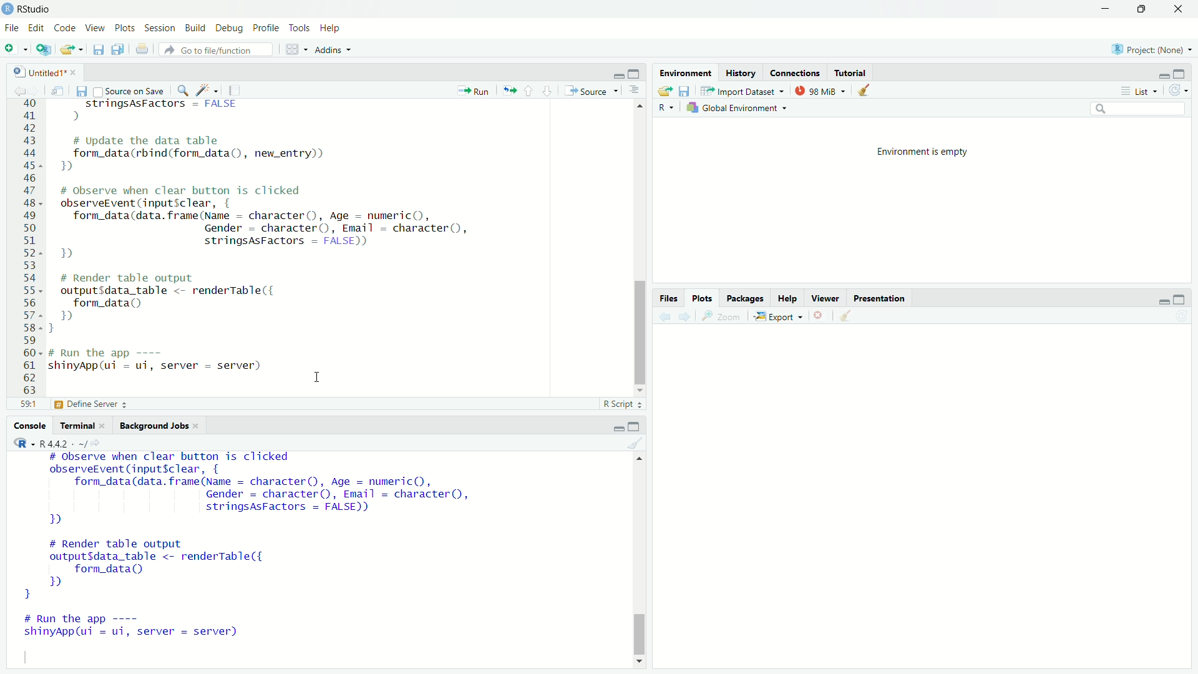  What do you see at coordinates (164, 361) in the screenshot?
I see `code to run the app` at bounding box center [164, 361].